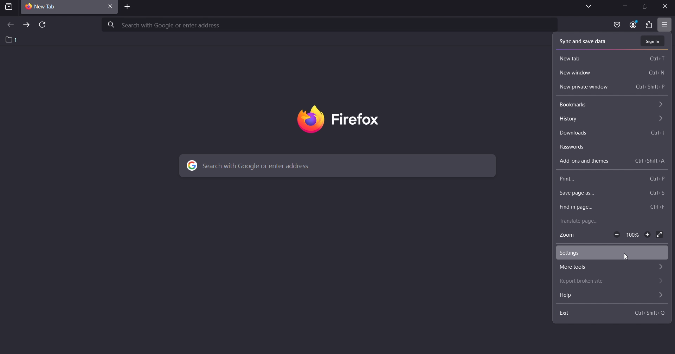  I want to click on minimize, so click(624, 7).